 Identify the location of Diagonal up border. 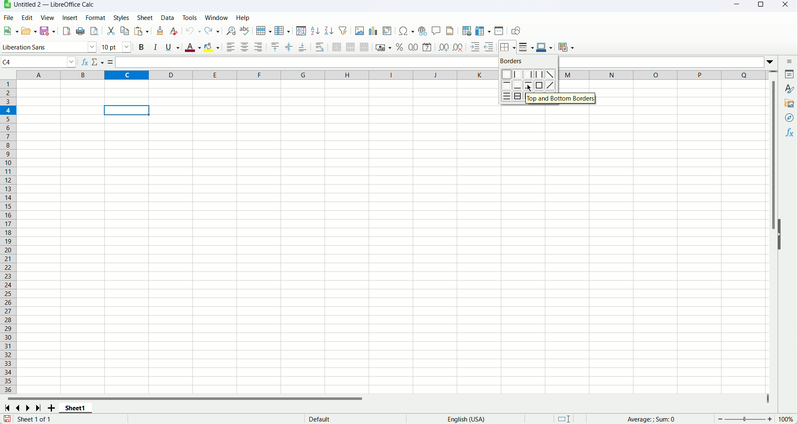
(550, 85).